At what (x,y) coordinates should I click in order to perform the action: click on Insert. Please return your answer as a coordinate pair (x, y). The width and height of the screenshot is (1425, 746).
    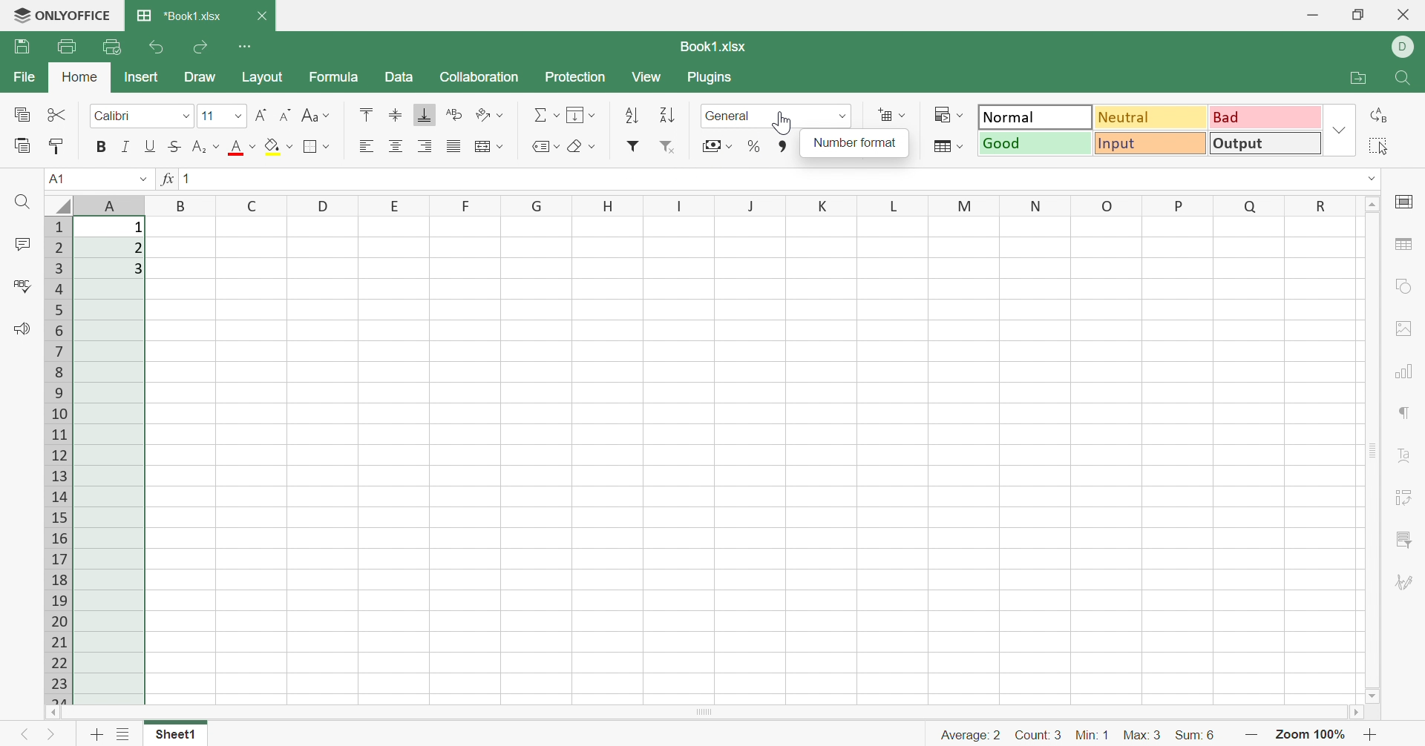
    Looking at the image, I should click on (141, 76).